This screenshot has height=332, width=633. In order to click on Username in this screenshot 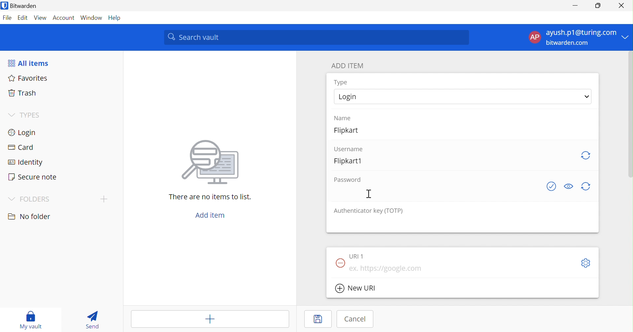, I will do `click(349, 148)`.